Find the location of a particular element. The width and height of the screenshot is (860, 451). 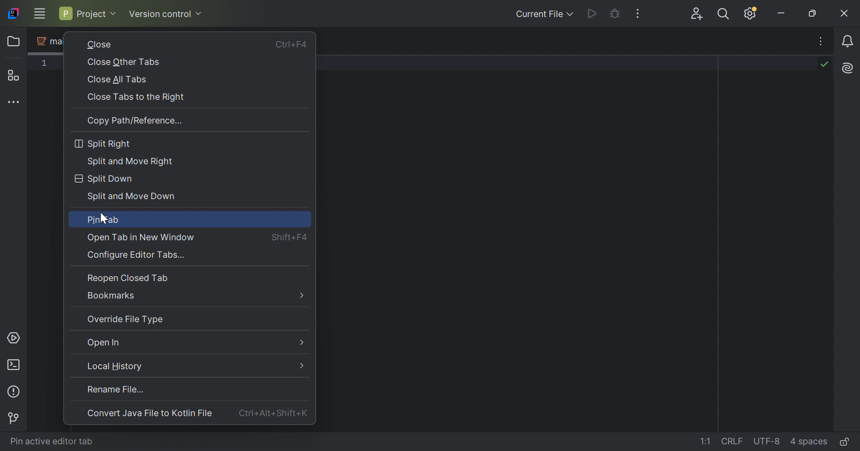

Notifications is located at coordinates (849, 42).